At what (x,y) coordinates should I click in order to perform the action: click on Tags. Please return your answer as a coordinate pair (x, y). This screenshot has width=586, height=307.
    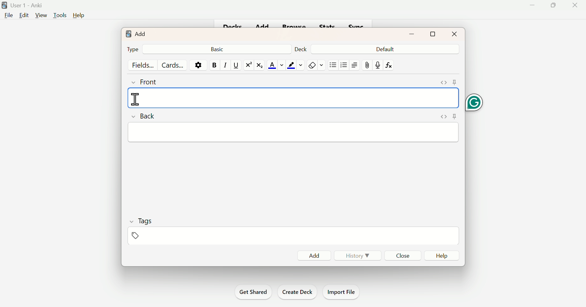
    Looking at the image, I should click on (146, 220).